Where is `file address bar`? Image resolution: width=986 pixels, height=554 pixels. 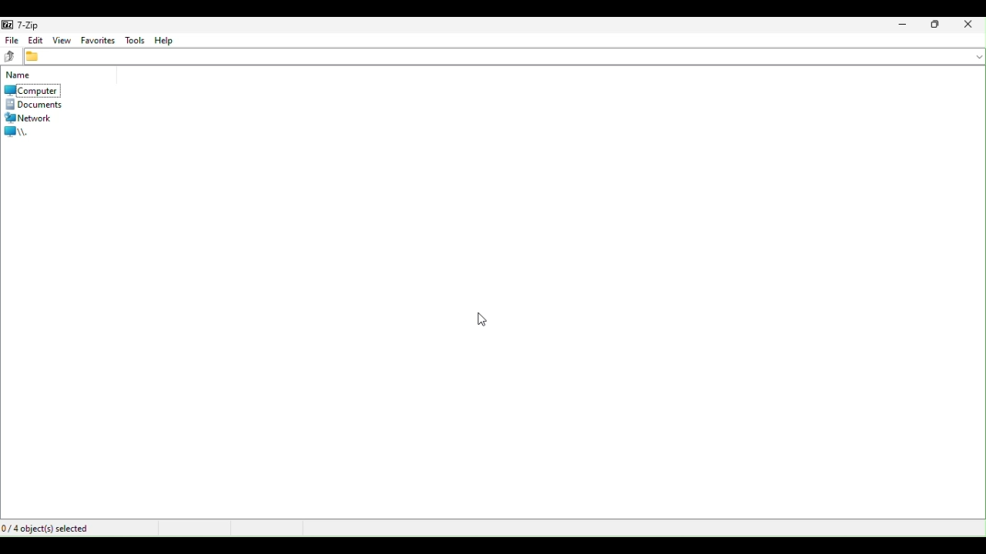
file address bar is located at coordinates (505, 58).